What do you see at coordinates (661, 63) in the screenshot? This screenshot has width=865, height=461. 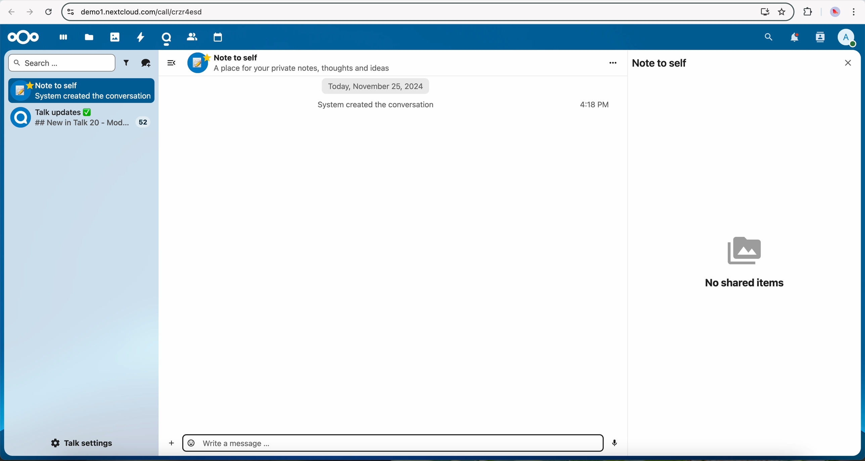 I see `note to self` at bounding box center [661, 63].